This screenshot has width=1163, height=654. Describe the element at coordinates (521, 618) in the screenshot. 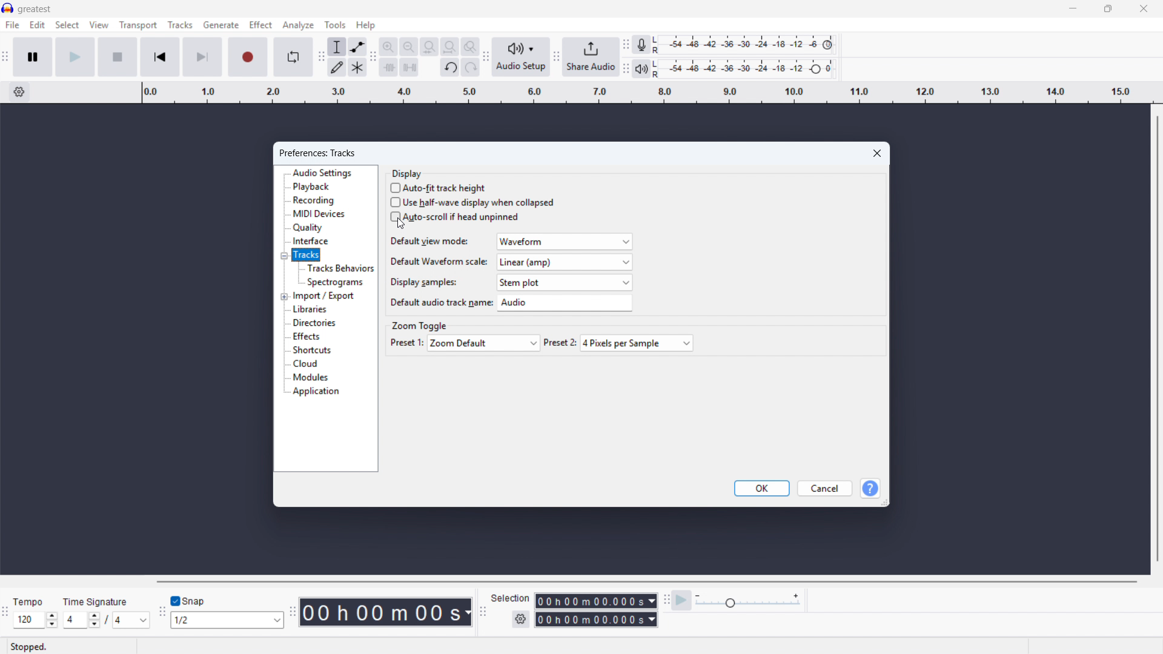

I see `Selection settings ` at that location.